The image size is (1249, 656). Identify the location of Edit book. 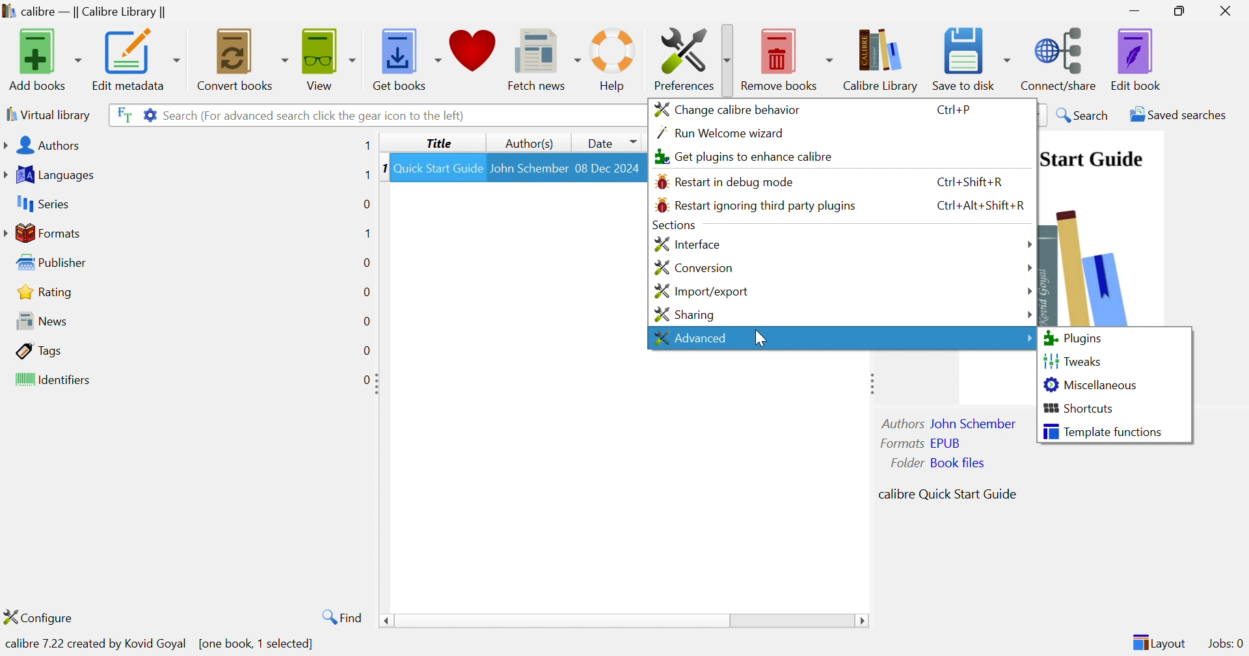
(1136, 59).